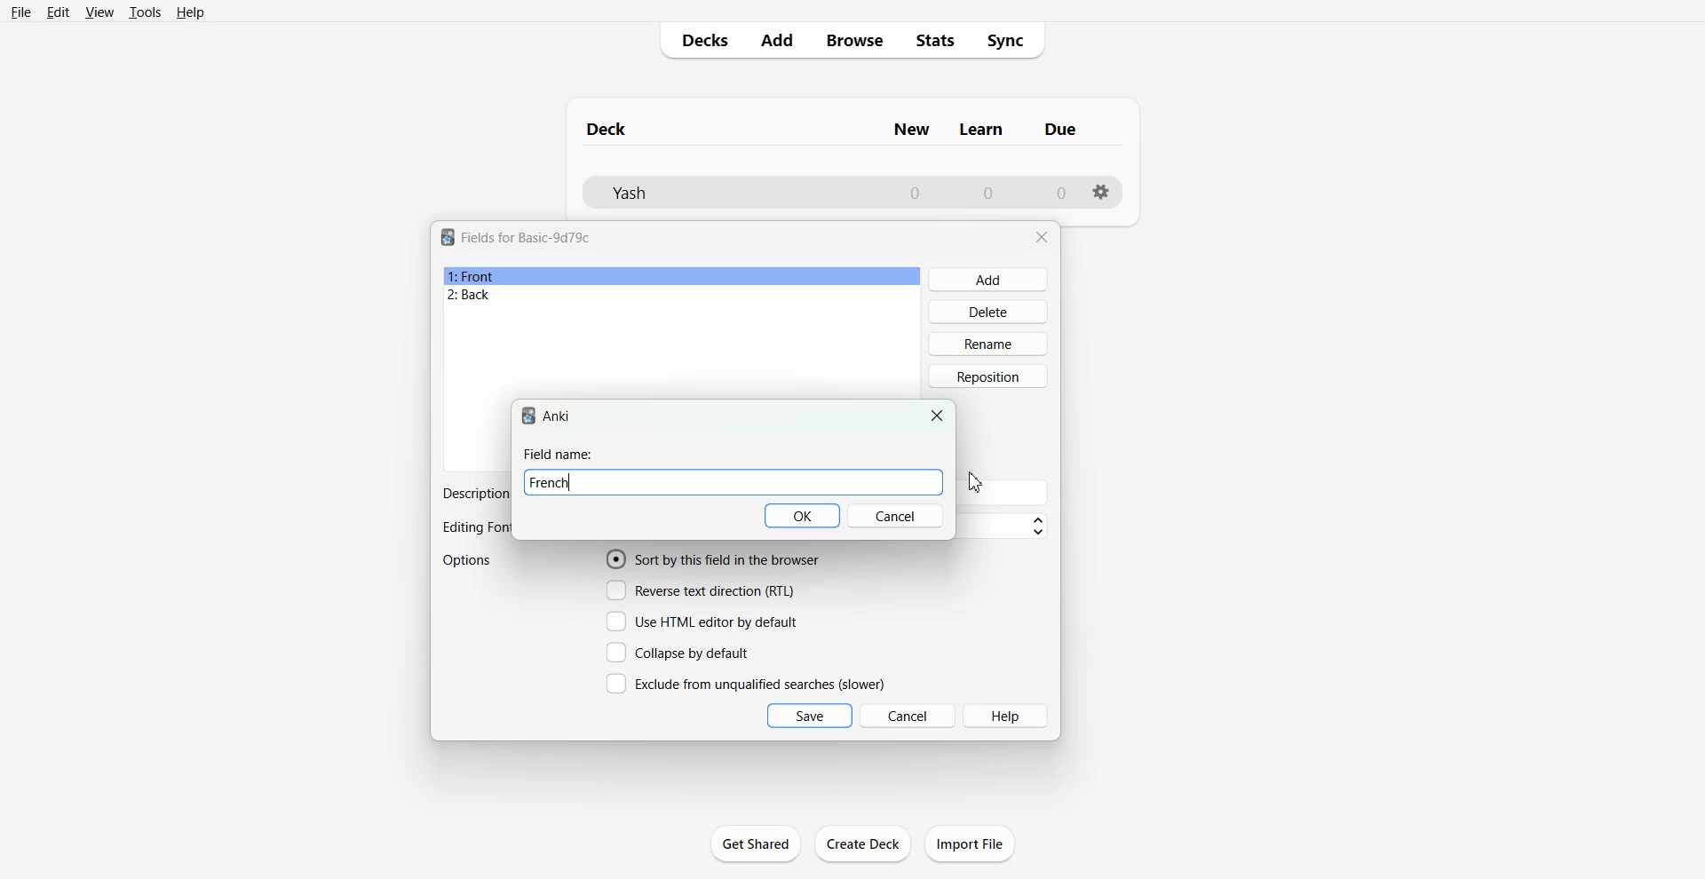 The height and width of the screenshot is (879, 1705). Describe the element at coordinates (810, 716) in the screenshot. I see `Save` at that location.